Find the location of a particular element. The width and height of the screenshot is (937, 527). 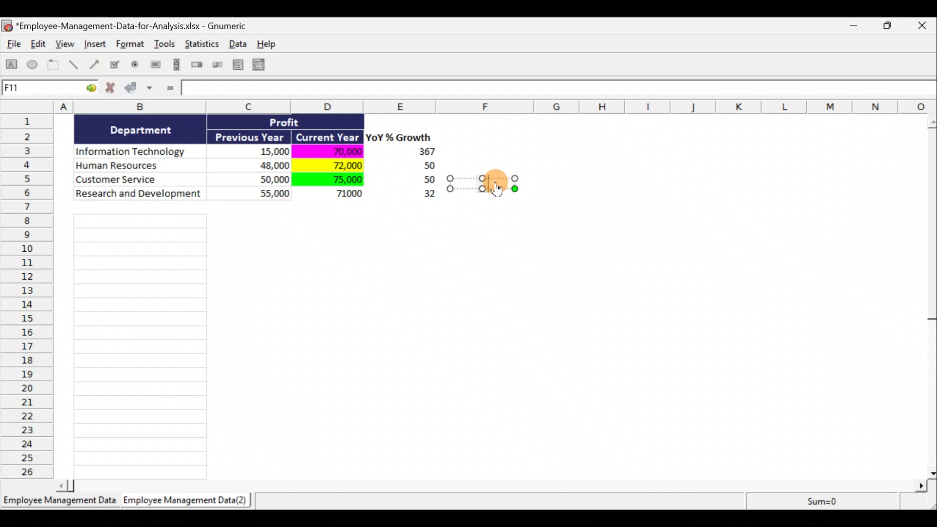

Create a slider is located at coordinates (216, 66).